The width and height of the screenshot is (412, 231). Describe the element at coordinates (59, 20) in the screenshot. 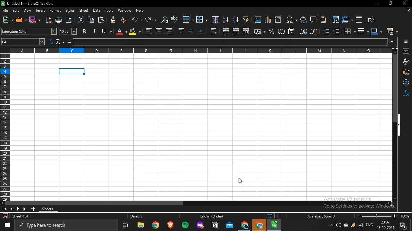

I see `print` at that location.